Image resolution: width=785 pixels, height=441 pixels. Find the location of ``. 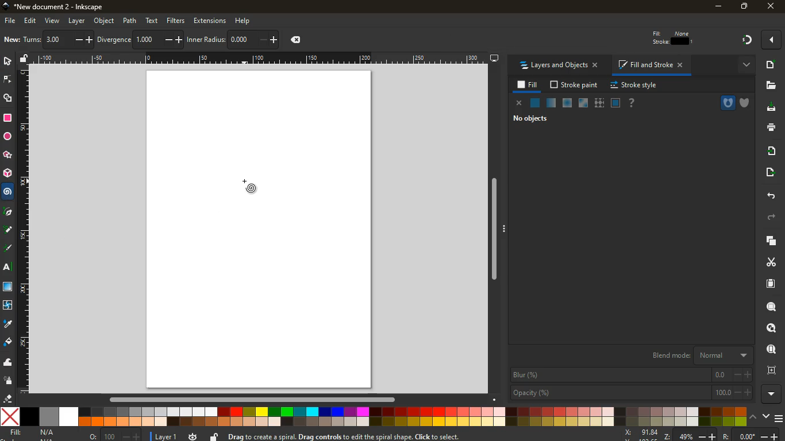

 is located at coordinates (9, 212).